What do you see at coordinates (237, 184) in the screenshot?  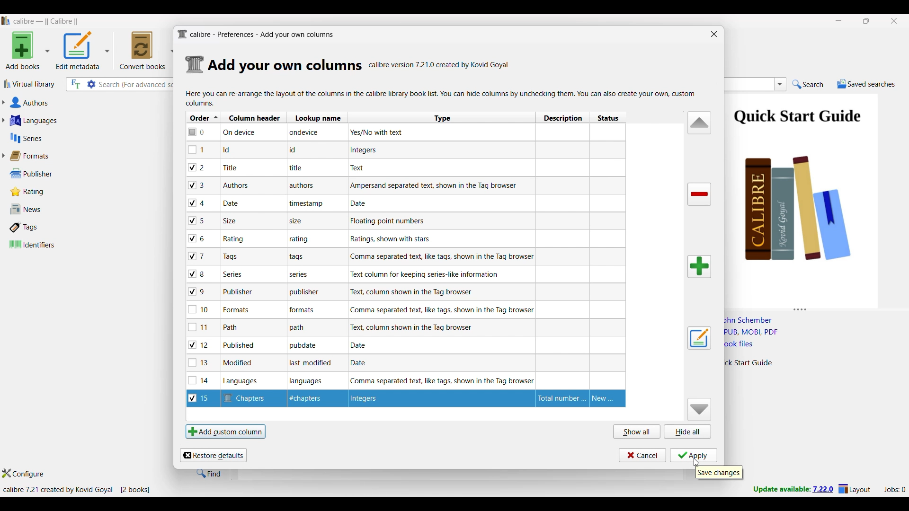 I see `Note` at bounding box center [237, 184].